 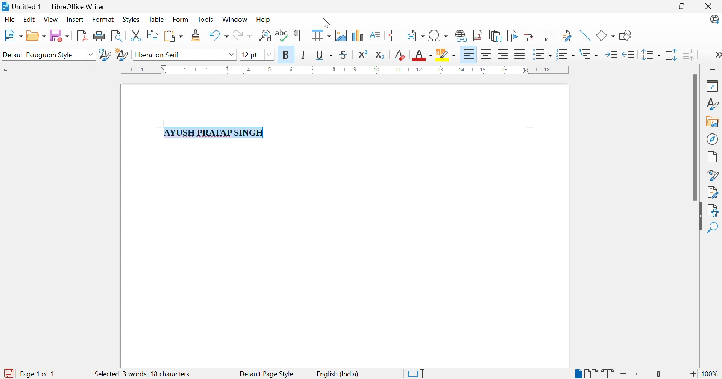 I want to click on Ruler, so click(x=346, y=71).